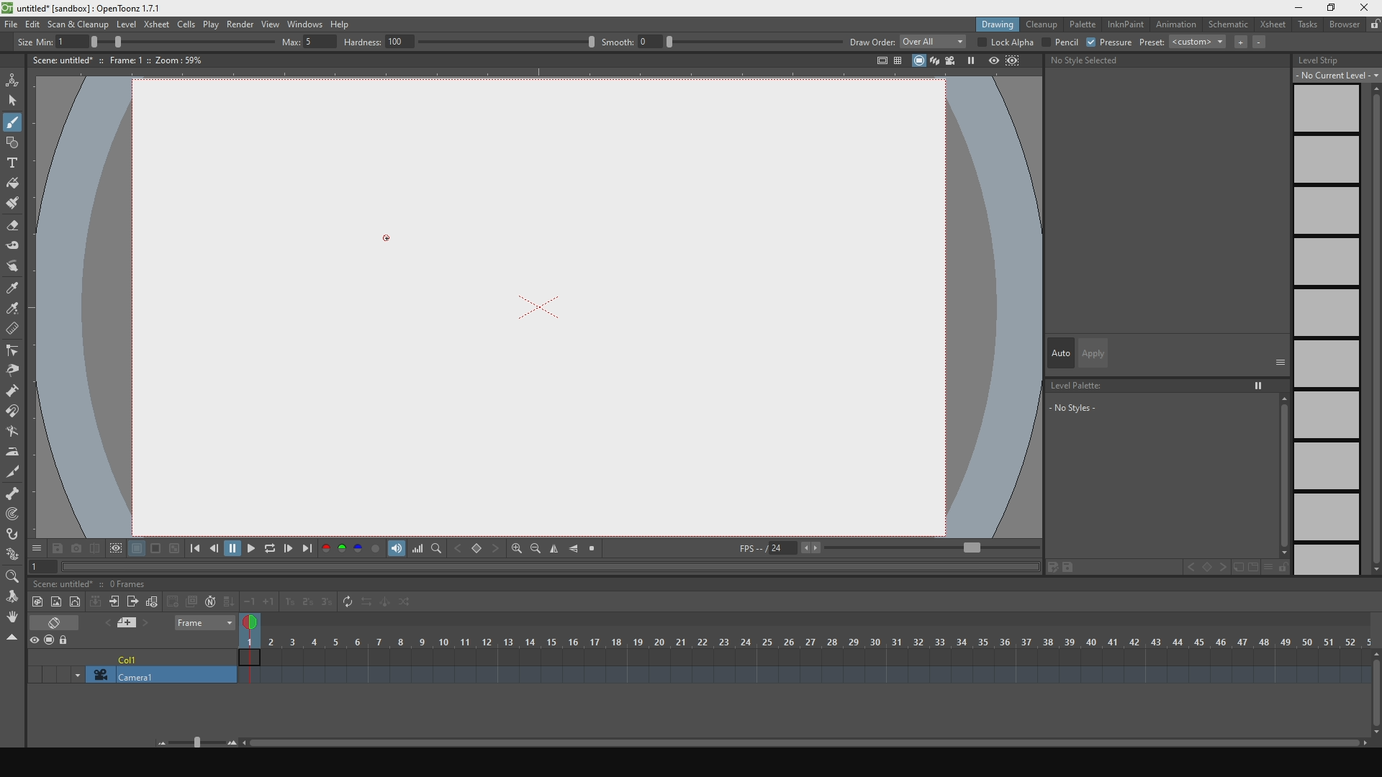 This screenshot has height=777, width=1382. What do you see at coordinates (396, 550) in the screenshot?
I see `show volume` at bounding box center [396, 550].